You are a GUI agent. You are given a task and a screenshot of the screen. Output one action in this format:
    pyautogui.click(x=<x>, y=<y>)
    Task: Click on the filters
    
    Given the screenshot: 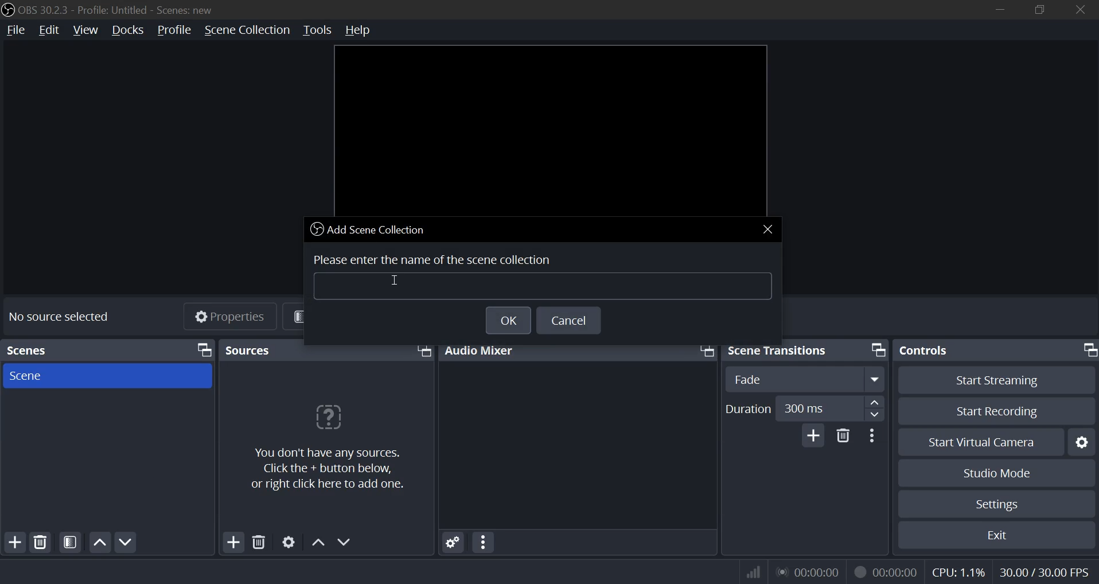 What is the action you would take?
    pyautogui.click(x=326, y=316)
    